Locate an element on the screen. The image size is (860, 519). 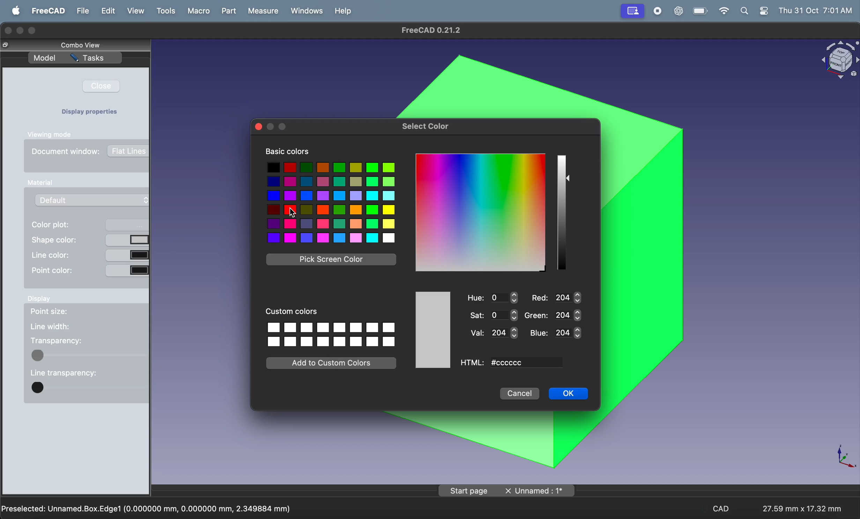
aspect ratio is located at coordinates (799, 505).